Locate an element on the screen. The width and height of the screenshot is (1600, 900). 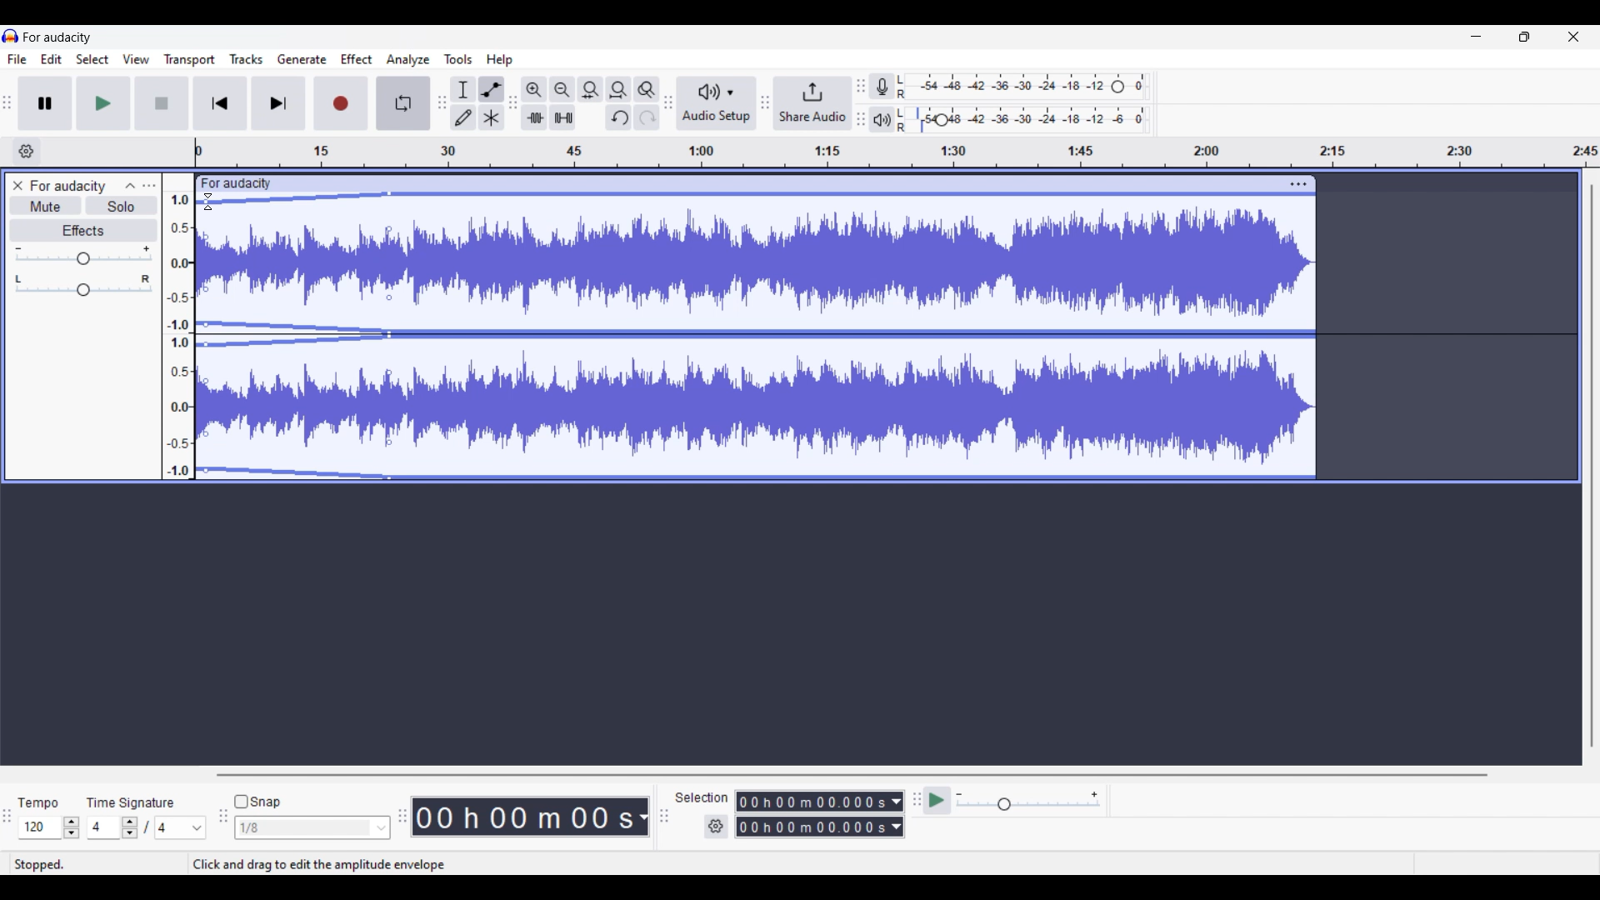
Solo is located at coordinates (121, 206).